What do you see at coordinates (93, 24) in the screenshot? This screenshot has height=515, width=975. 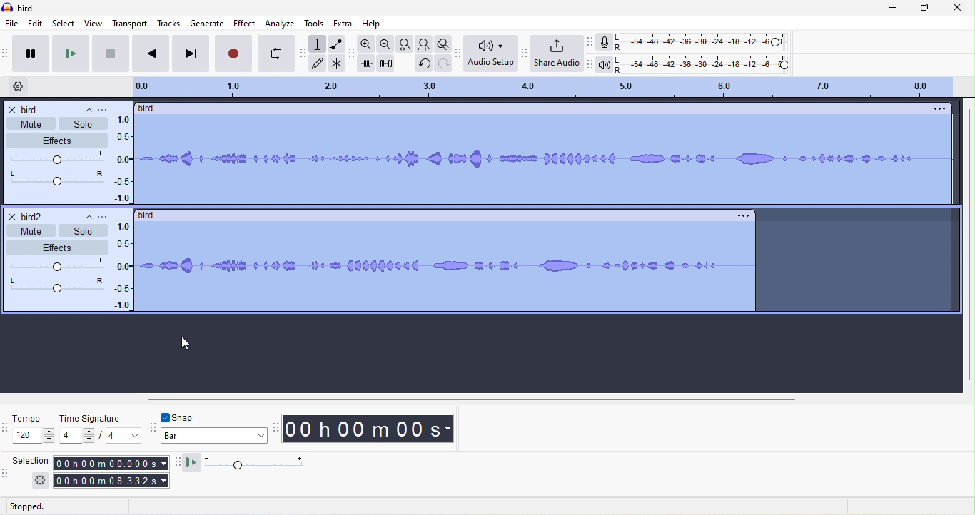 I see `view` at bounding box center [93, 24].